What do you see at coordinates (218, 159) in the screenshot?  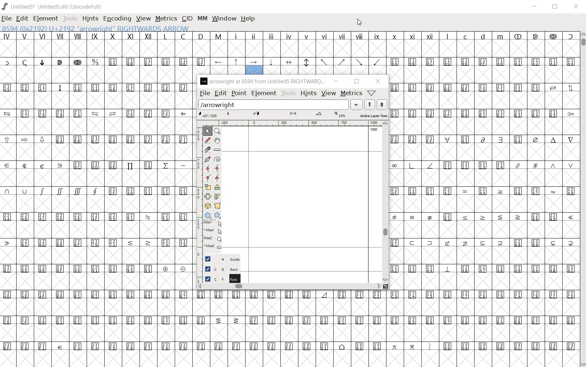 I see `change whether spiro is active or not` at bounding box center [218, 159].